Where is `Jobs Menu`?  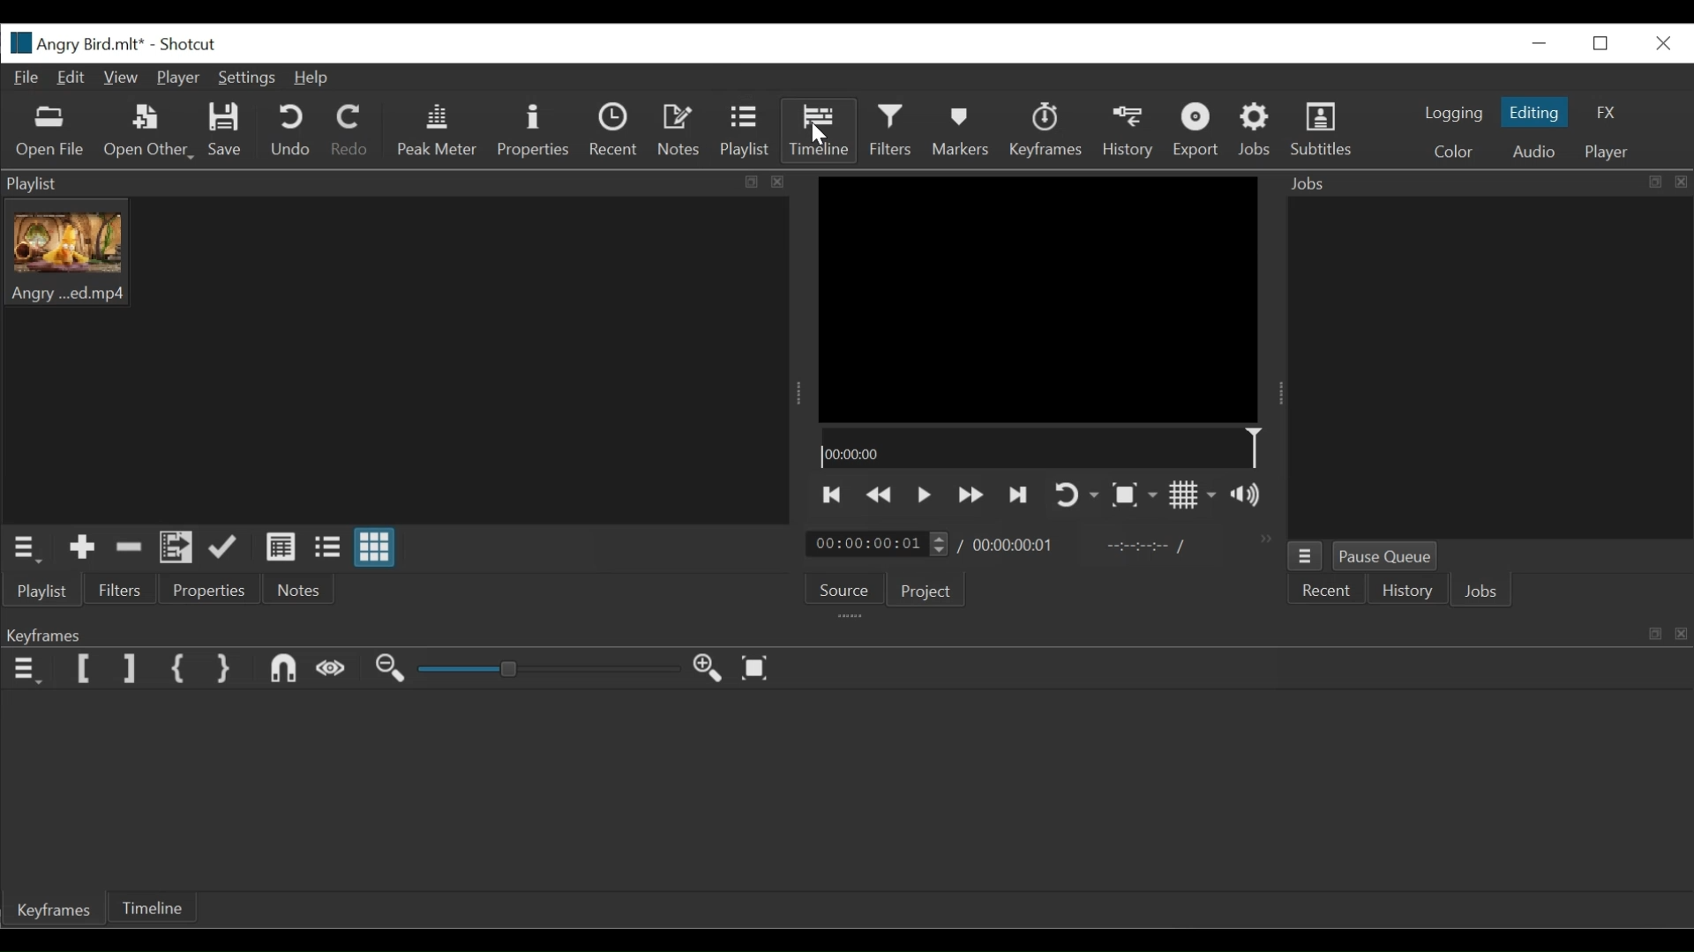 Jobs Menu is located at coordinates (1304, 556).